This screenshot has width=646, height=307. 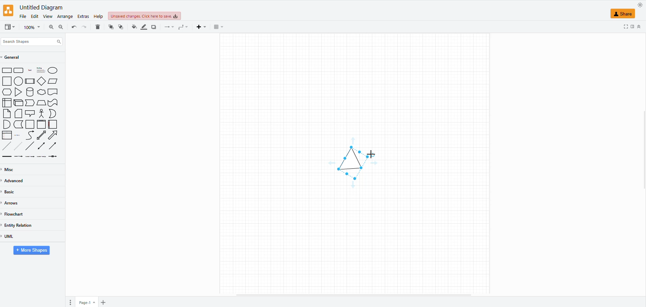 I want to click on Hexagon, so click(x=7, y=92).